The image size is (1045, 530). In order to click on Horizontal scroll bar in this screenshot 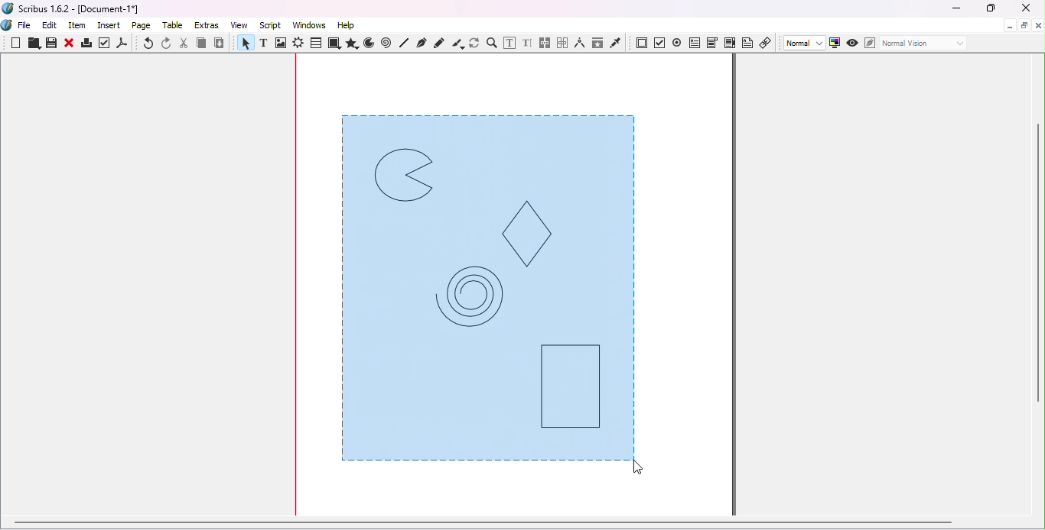, I will do `click(516, 525)`.